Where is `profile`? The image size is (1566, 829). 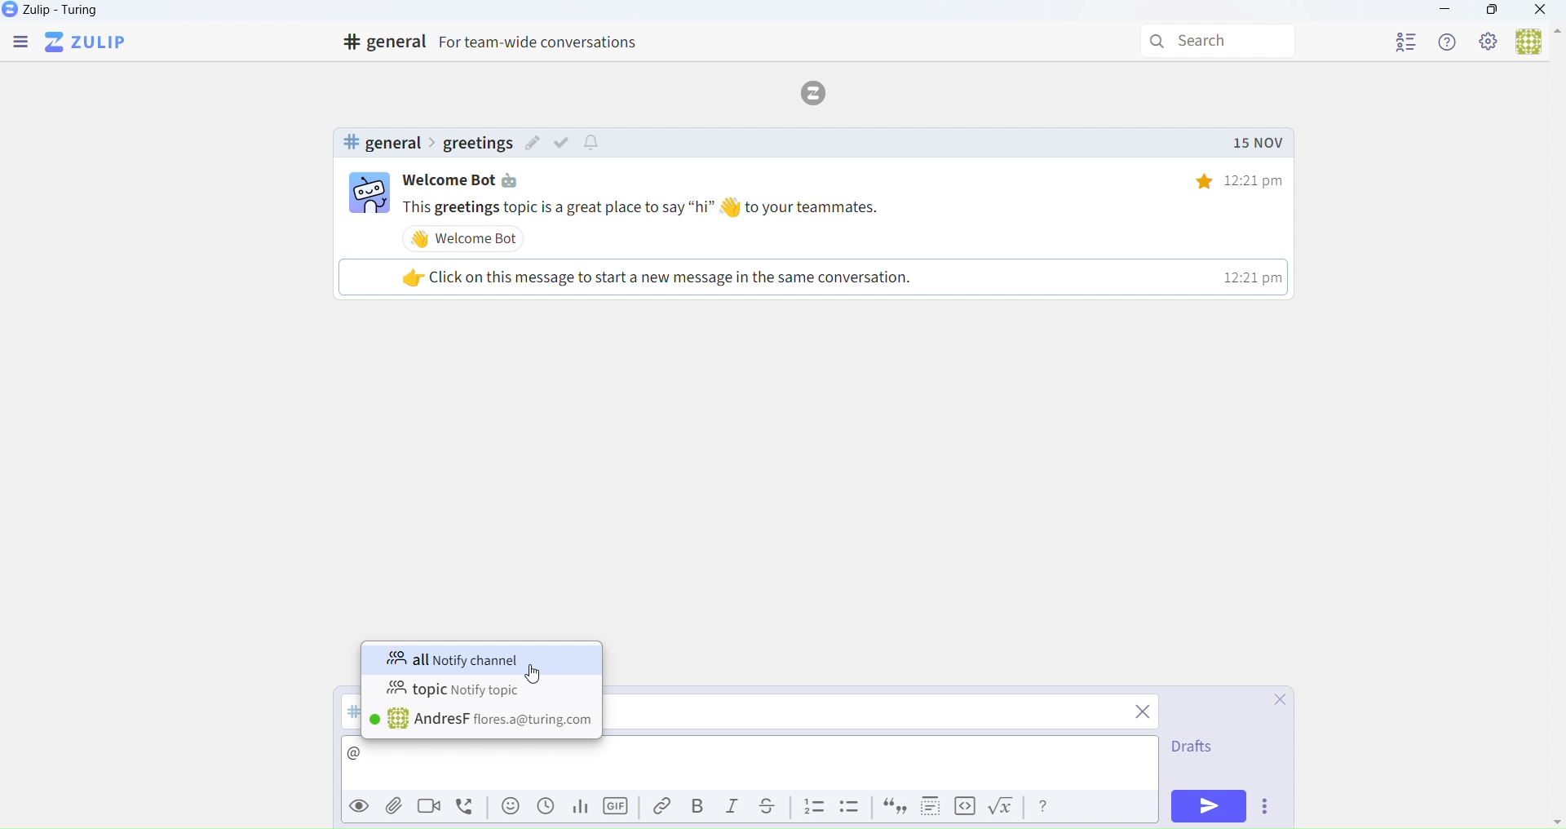
profile is located at coordinates (1406, 39).